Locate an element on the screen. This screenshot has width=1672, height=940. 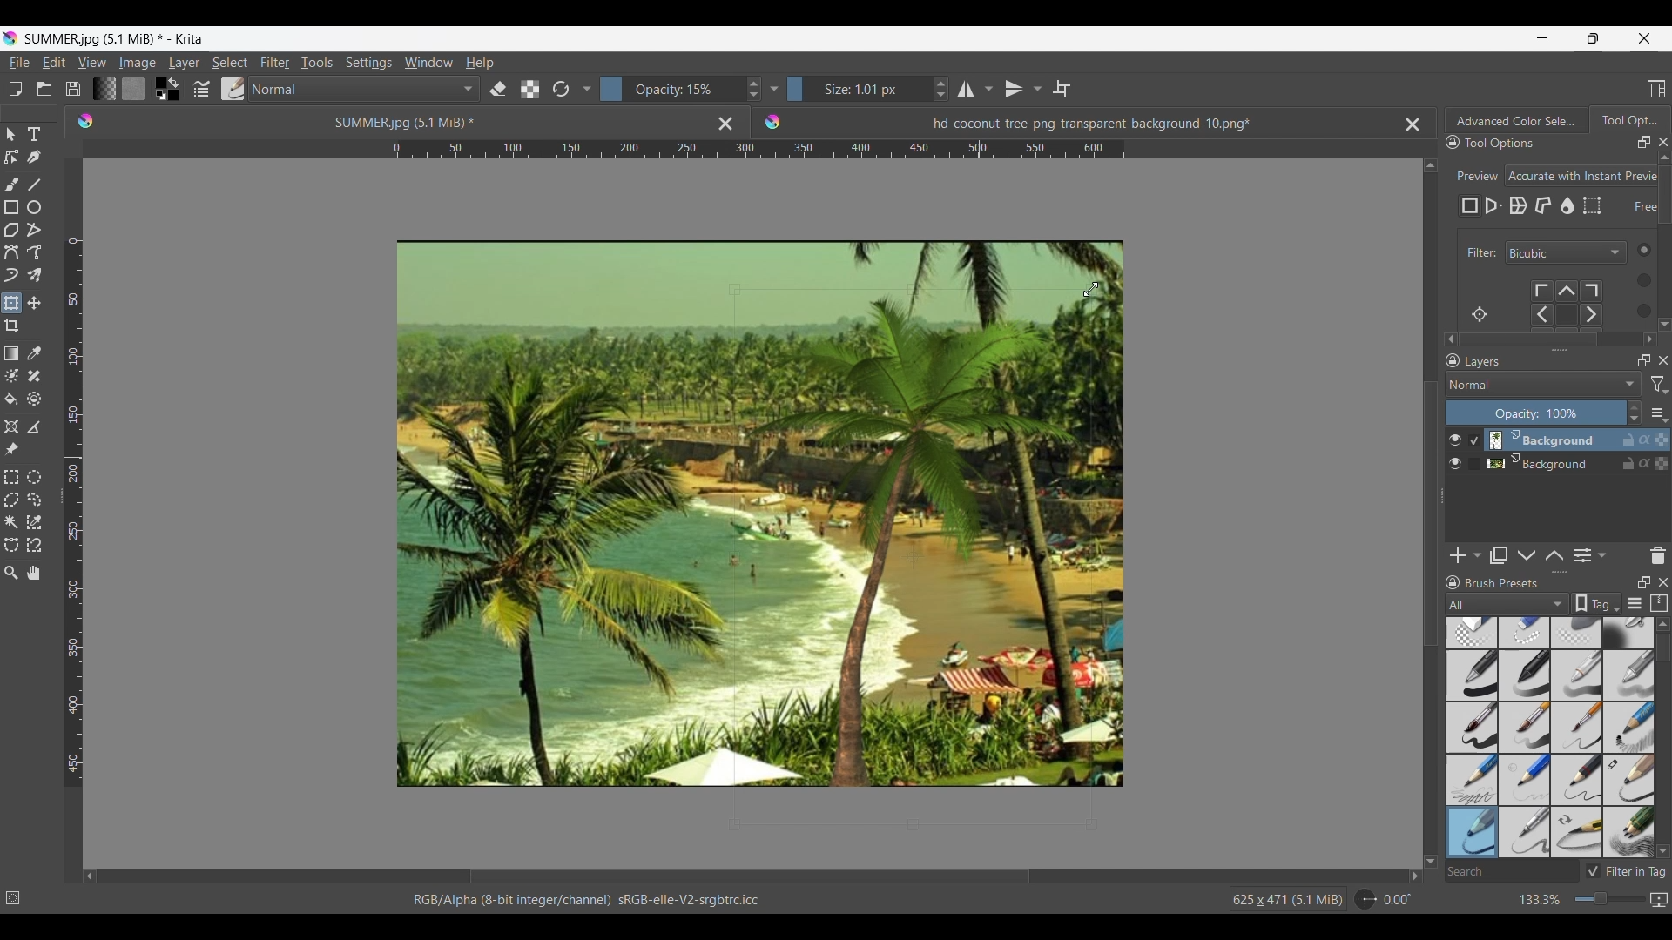
Edit brush settings is located at coordinates (199, 90).